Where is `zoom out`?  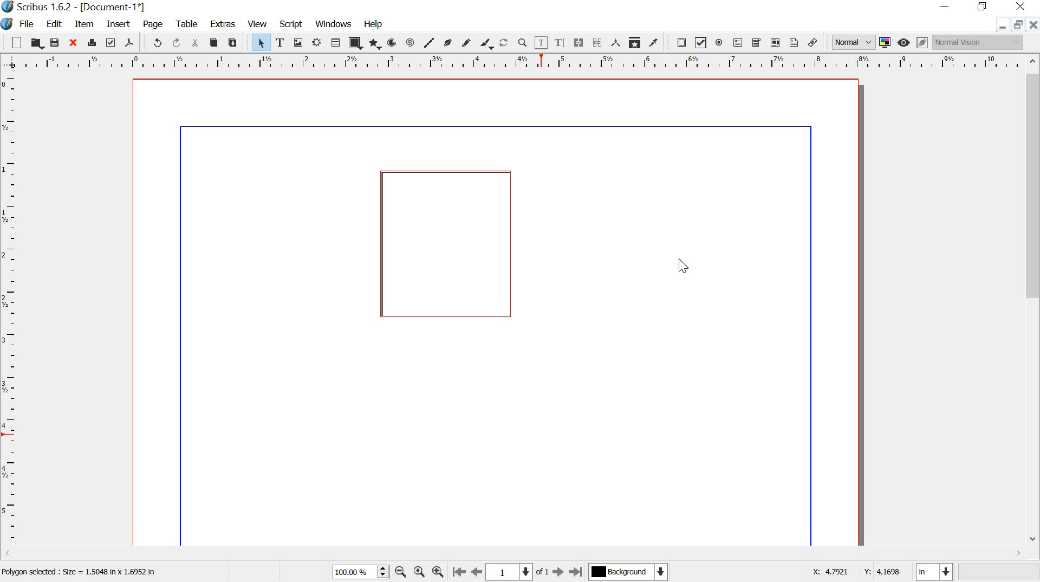
zoom out is located at coordinates (400, 571).